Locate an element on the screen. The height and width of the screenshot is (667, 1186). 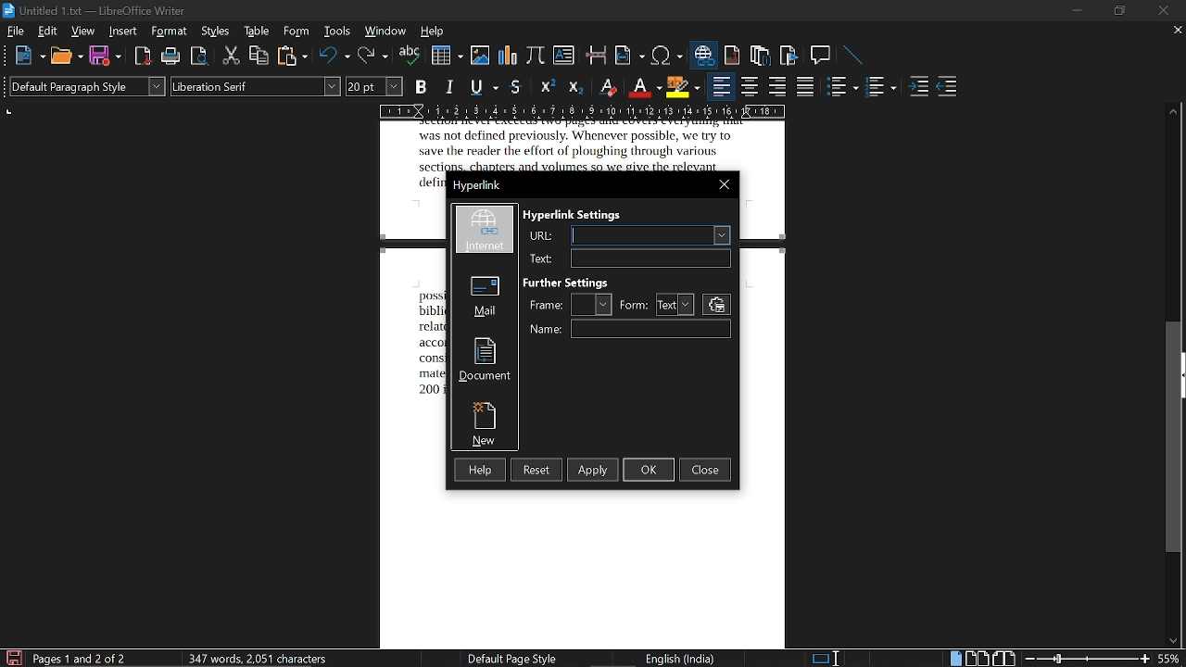
Url is located at coordinates (539, 258).